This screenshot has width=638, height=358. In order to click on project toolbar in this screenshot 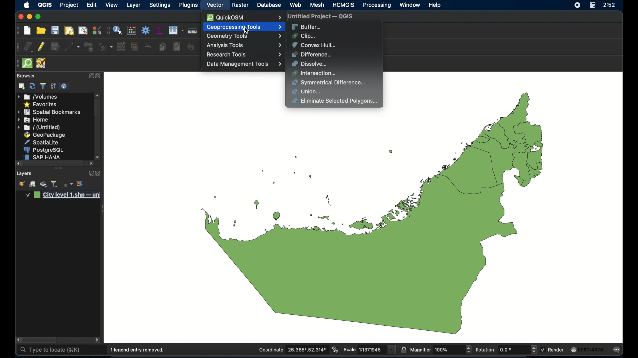, I will do `click(17, 31)`.